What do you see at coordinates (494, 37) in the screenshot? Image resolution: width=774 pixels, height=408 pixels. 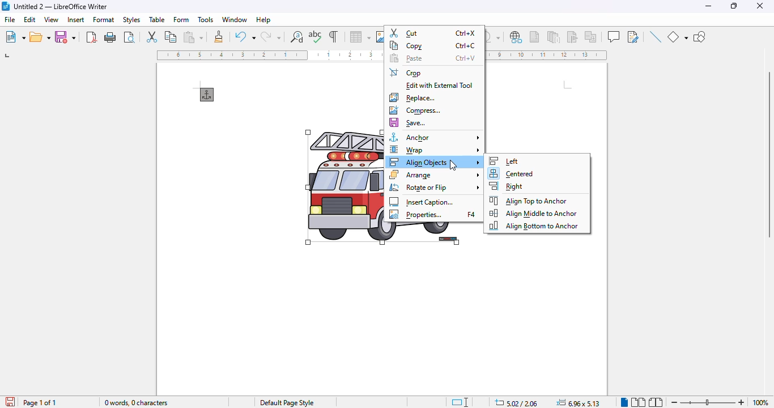 I see `insert special characters` at bounding box center [494, 37].